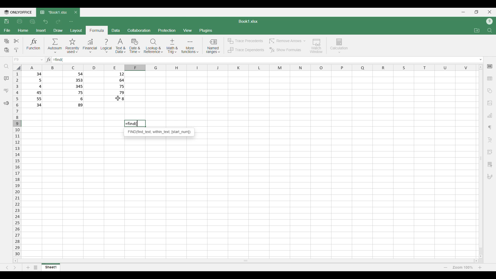  What do you see at coordinates (250, 198) in the screenshot?
I see `Current set of cells` at bounding box center [250, 198].